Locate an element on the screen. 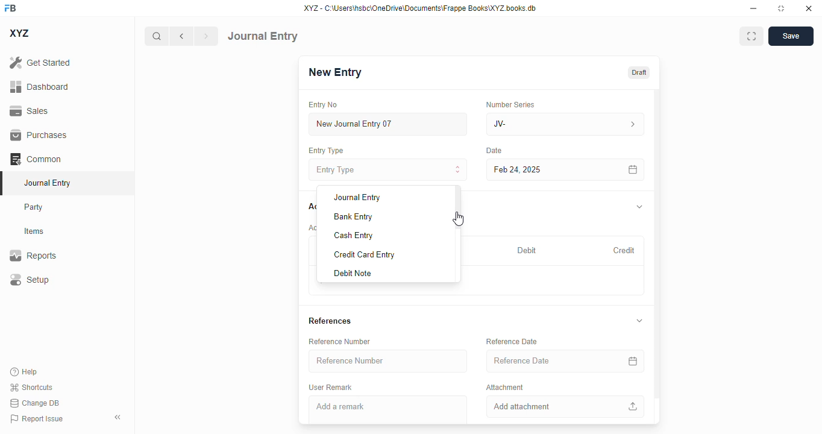 This screenshot has width=822, height=434. new journal entry 07 is located at coordinates (389, 124).